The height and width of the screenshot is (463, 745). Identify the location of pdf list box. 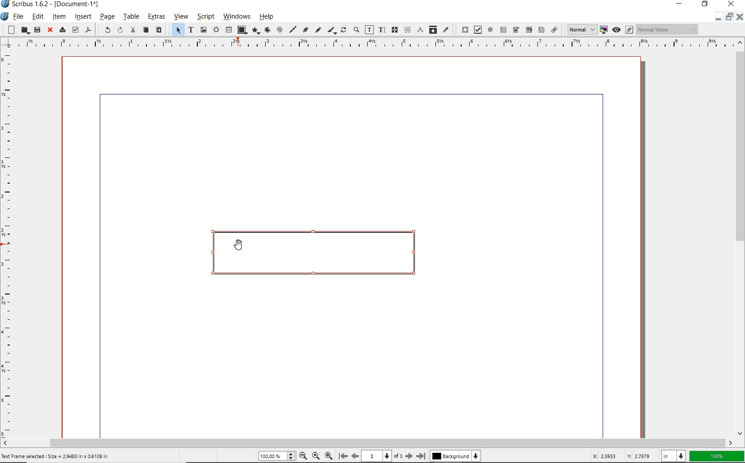
(528, 29).